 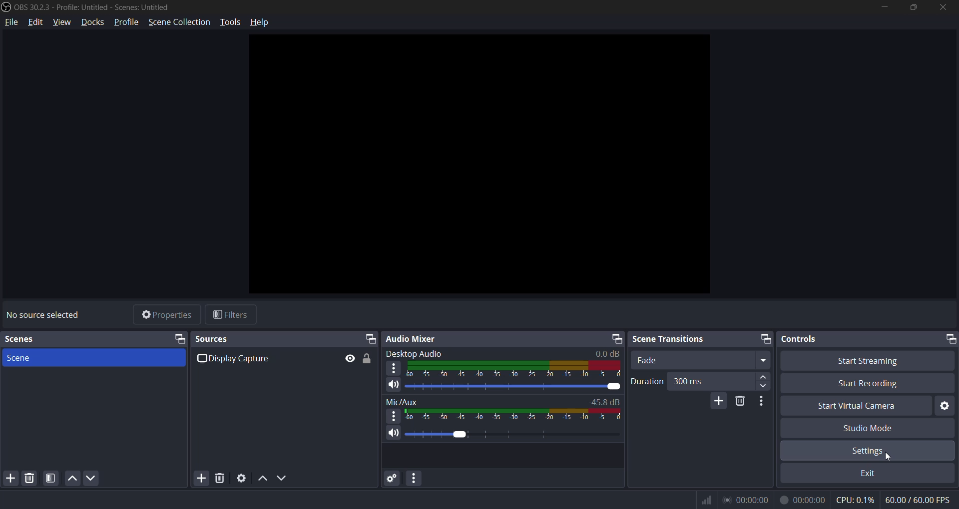 What do you see at coordinates (647, 382) in the screenshot?
I see `duration` at bounding box center [647, 382].